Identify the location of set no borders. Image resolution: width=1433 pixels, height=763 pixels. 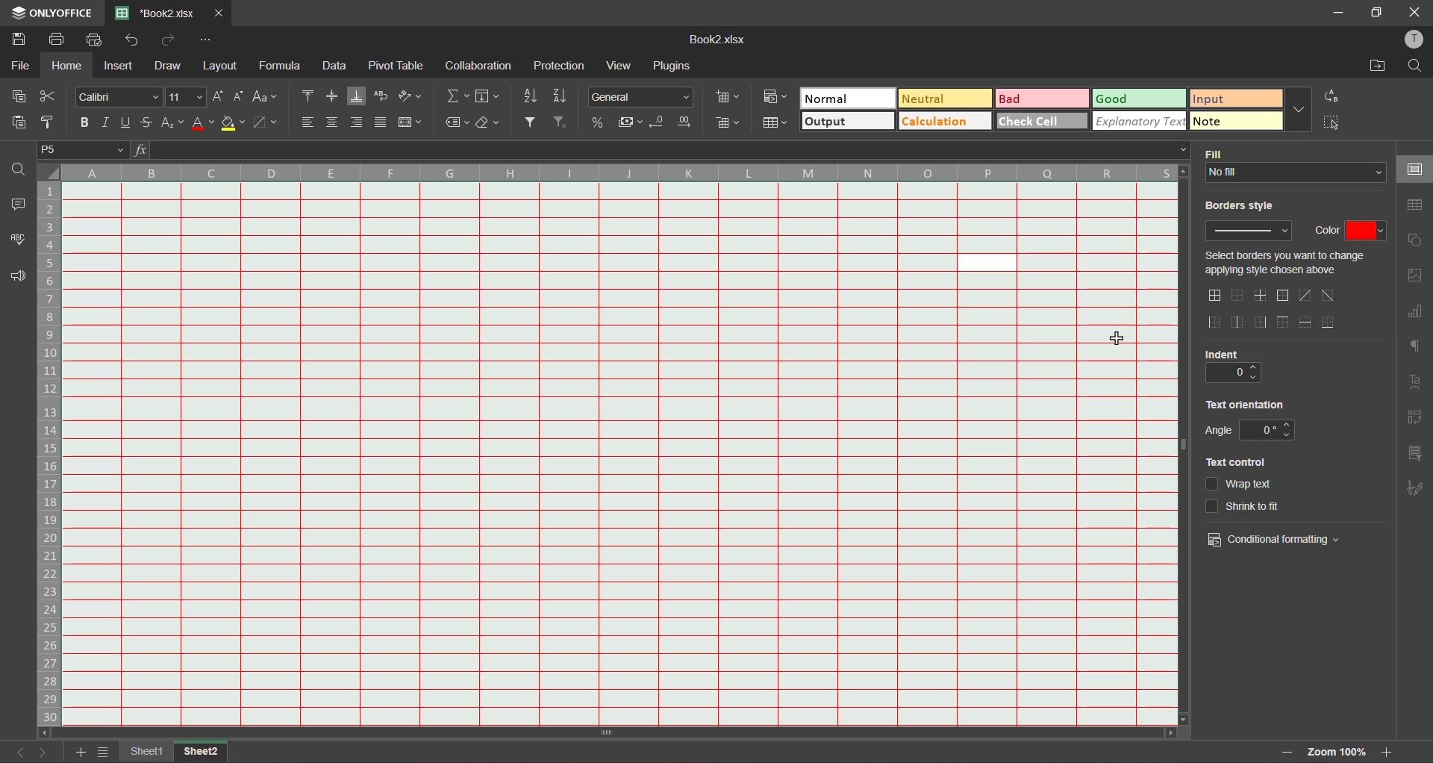
(1240, 296).